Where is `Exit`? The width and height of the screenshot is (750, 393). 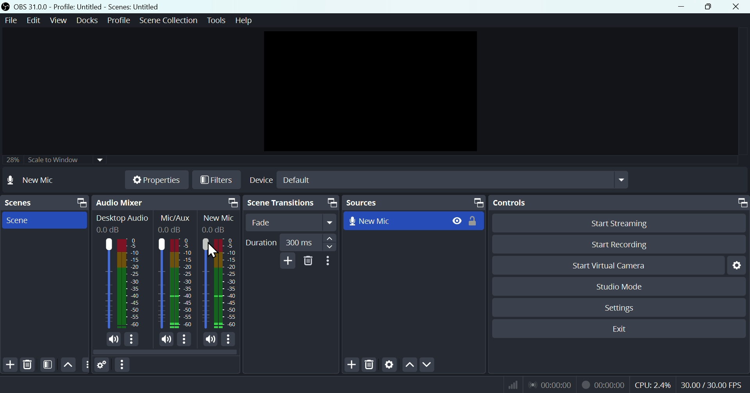
Exit is located at coordinates (624, 329).